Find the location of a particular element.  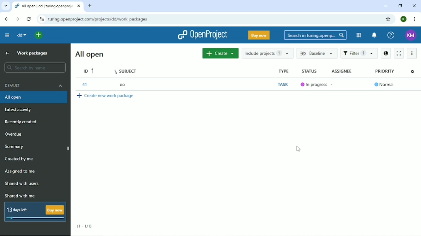

Bookmark this tab is located at coordinates (388, 19).